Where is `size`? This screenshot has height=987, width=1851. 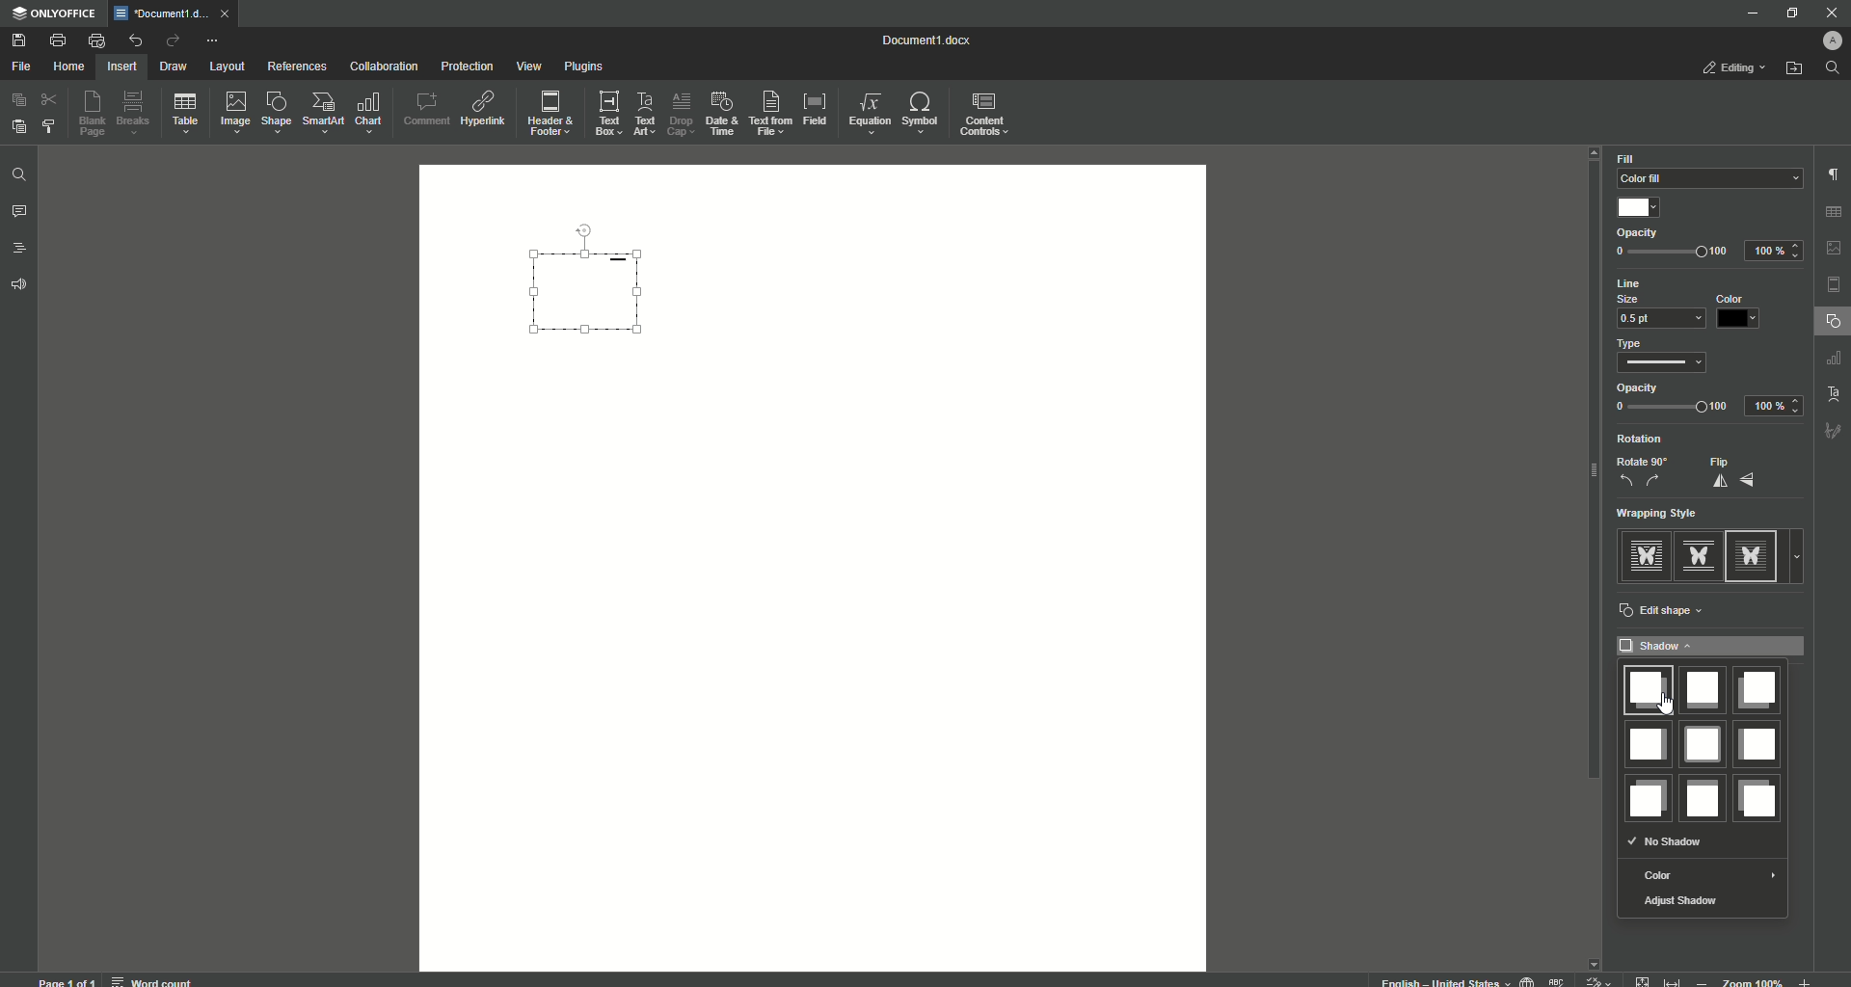
size is located at coordinates (1635, 299).